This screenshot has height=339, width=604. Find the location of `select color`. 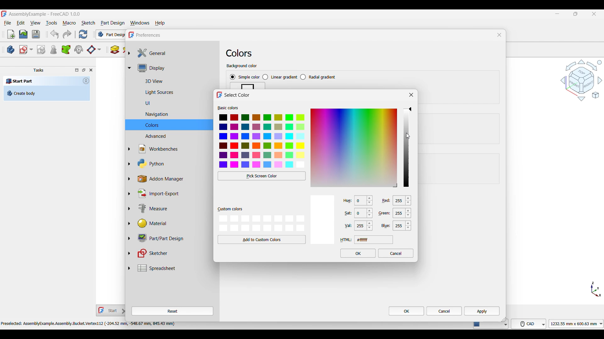

select color is located at coordinates (238, 95).